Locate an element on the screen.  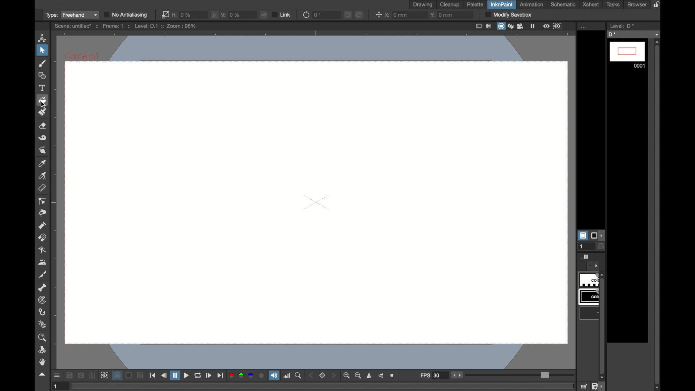
animate tool  is located at coordinates (41, 38).